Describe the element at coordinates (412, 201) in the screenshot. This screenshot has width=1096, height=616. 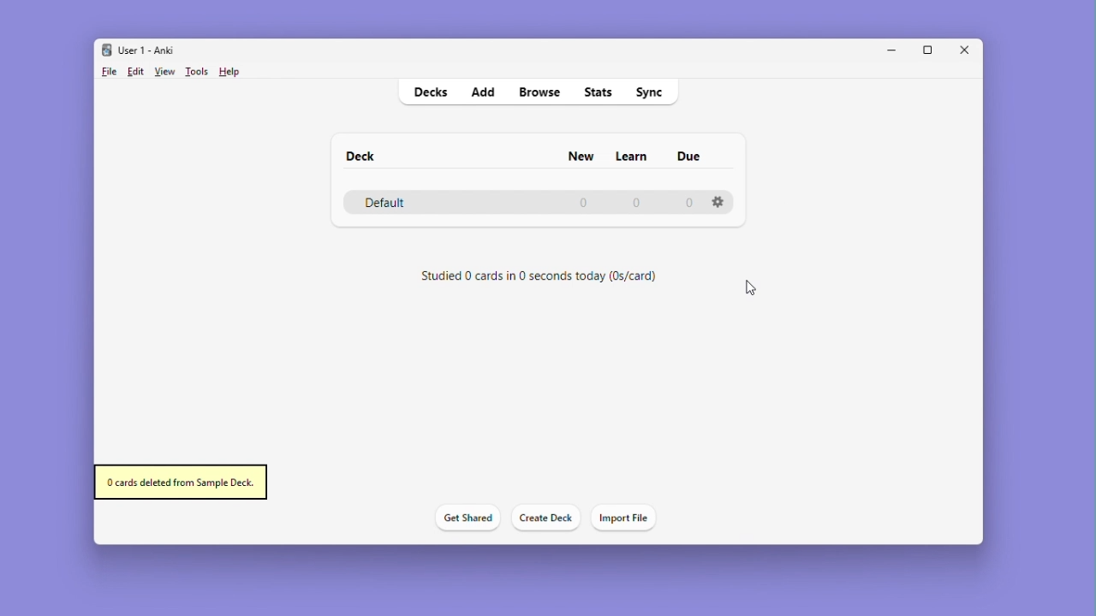
I see `Default` at that location.